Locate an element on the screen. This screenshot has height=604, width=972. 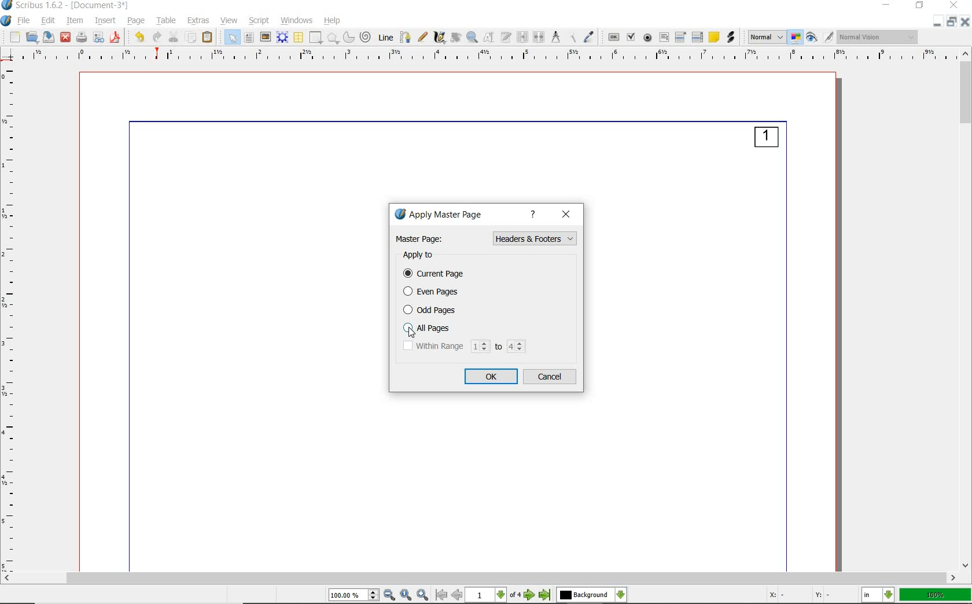
calligraphic line is located at coordinates (440, 38).